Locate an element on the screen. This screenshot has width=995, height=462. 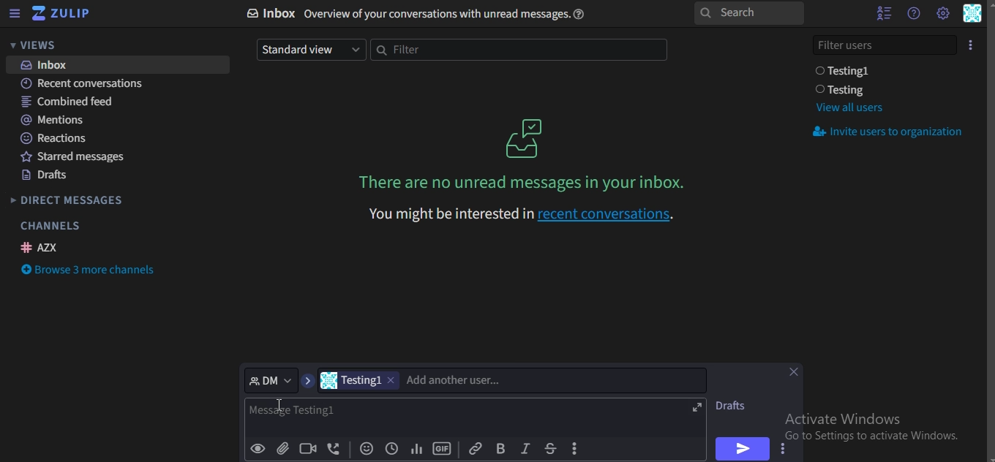
search is located at coordinates (748, 14).